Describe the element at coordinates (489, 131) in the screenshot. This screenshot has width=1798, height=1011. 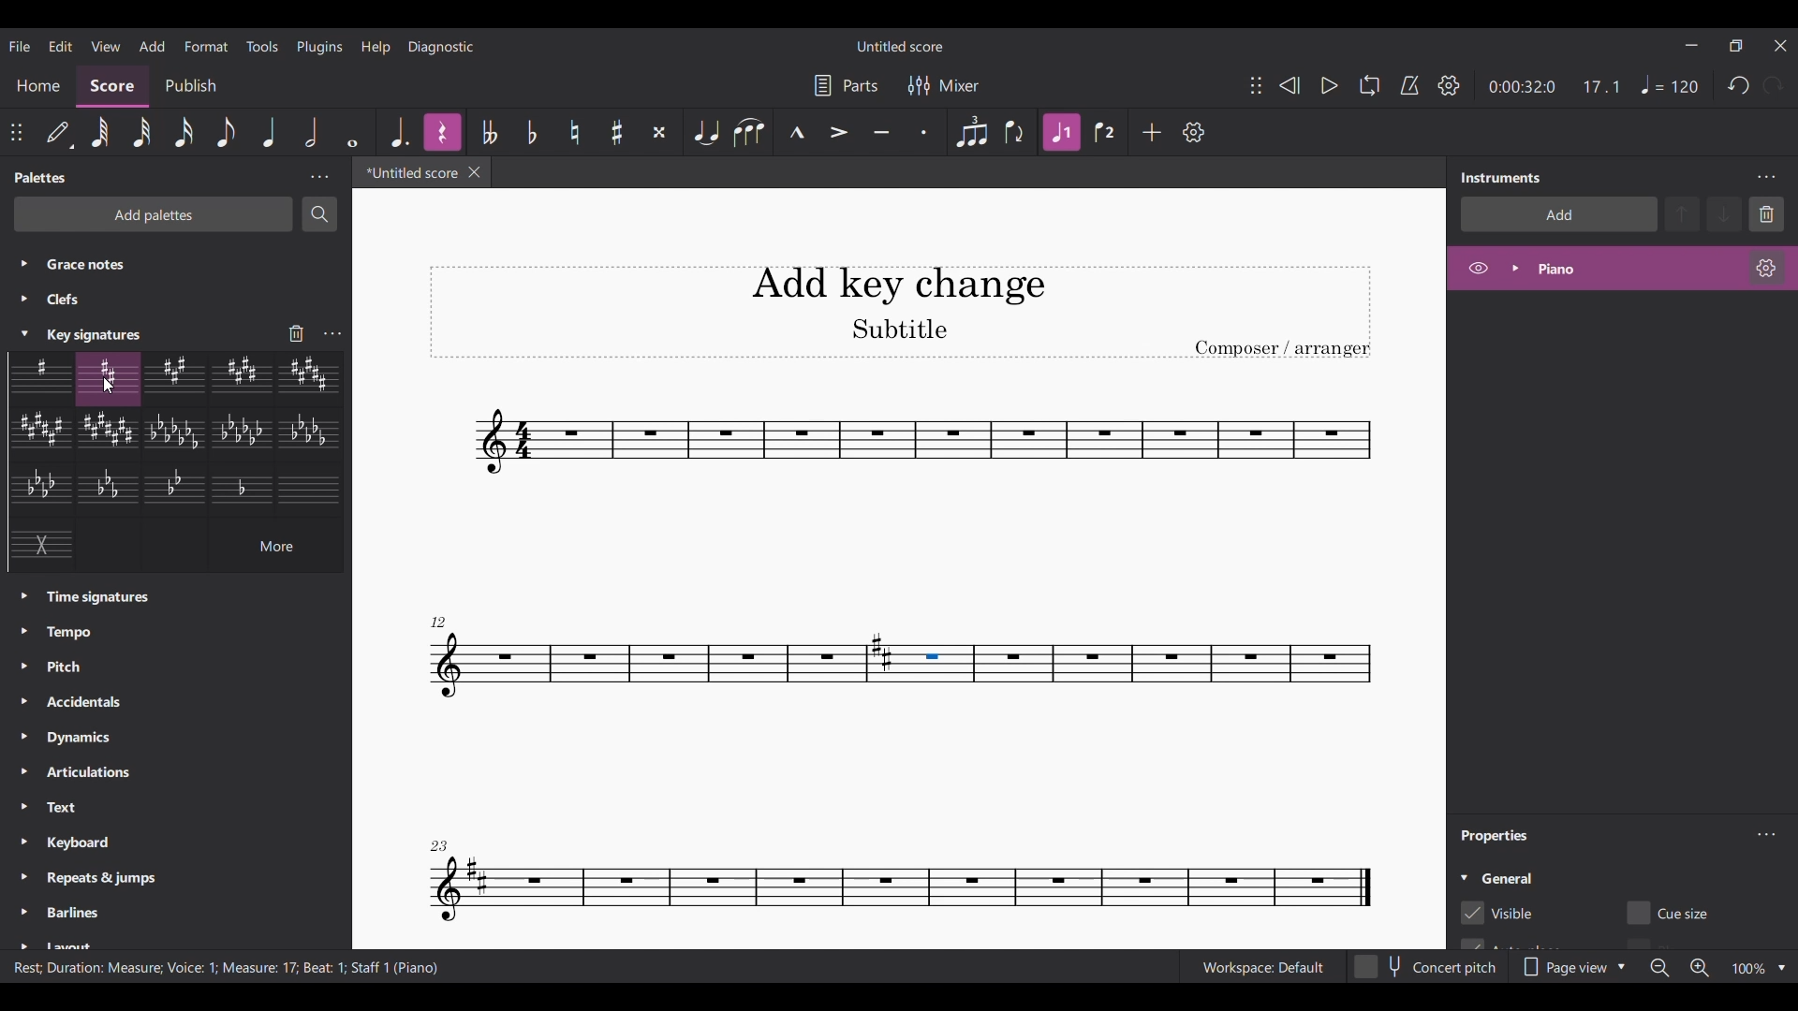
I see `Toggle double flat` at that location.